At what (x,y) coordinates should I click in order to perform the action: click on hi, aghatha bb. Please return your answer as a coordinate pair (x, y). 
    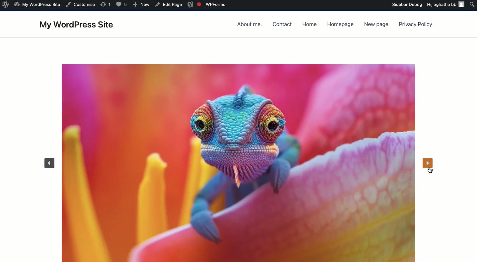
    Looking at the image, I should click on (442, 6).